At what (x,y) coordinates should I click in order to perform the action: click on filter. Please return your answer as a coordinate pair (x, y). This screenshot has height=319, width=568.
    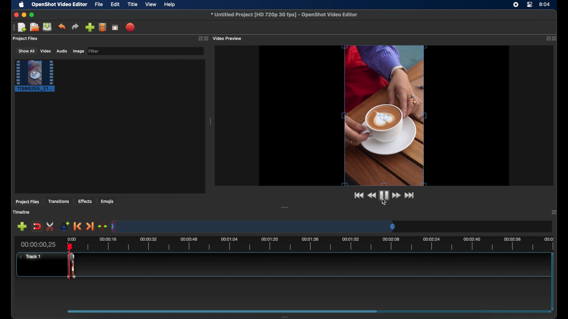
    Looking at the image, I should click on (94, 51).